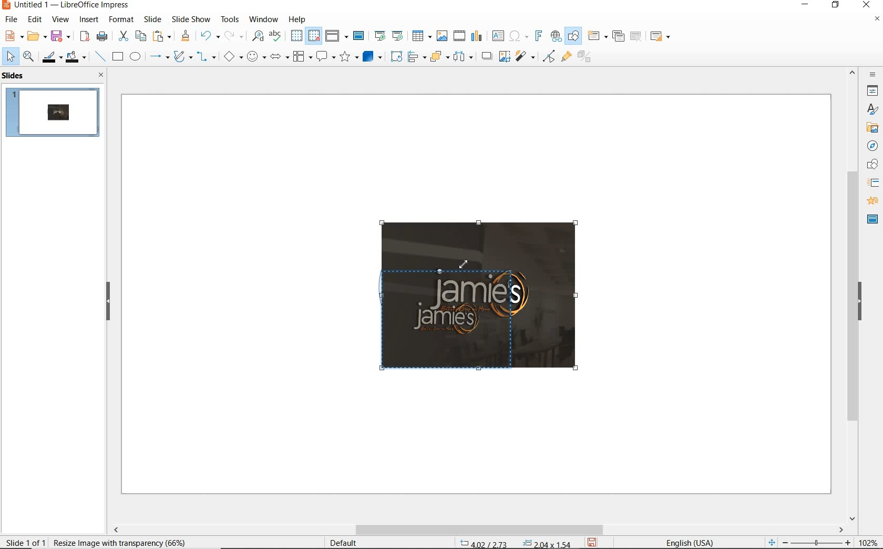 The height and width of the screenshot is (549, 883). What do you see at coordinates (120, 19) in the screenshot?
I see `format` at bounding box center [120, 19].